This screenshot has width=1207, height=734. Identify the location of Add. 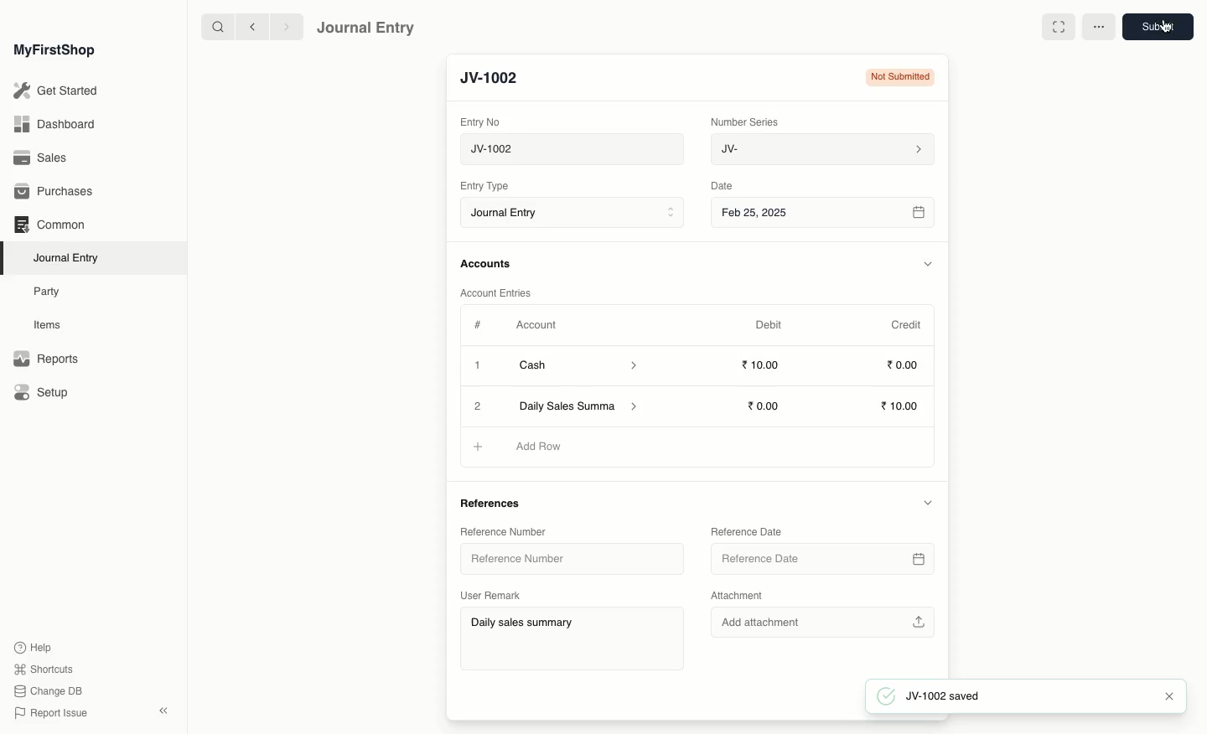
(475, 446).